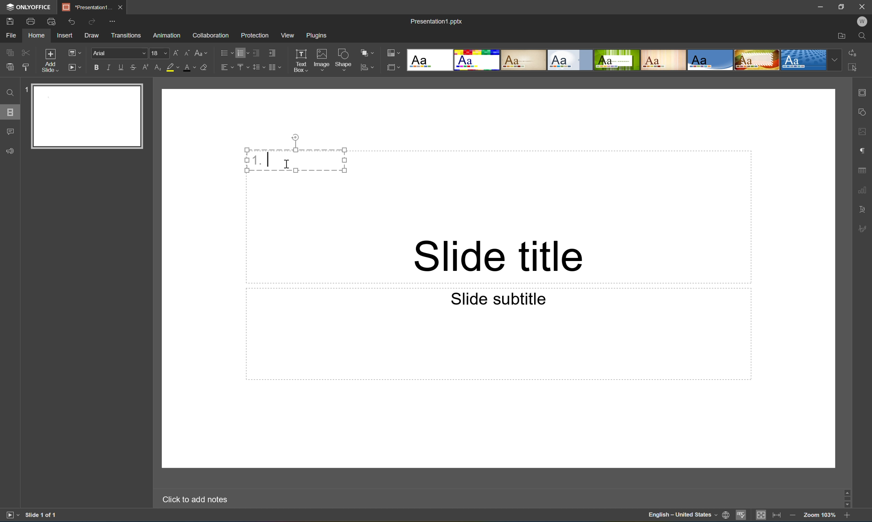  Describe the element at coordinates (92, 36) in the screenshot. I see `Draw` at that location.